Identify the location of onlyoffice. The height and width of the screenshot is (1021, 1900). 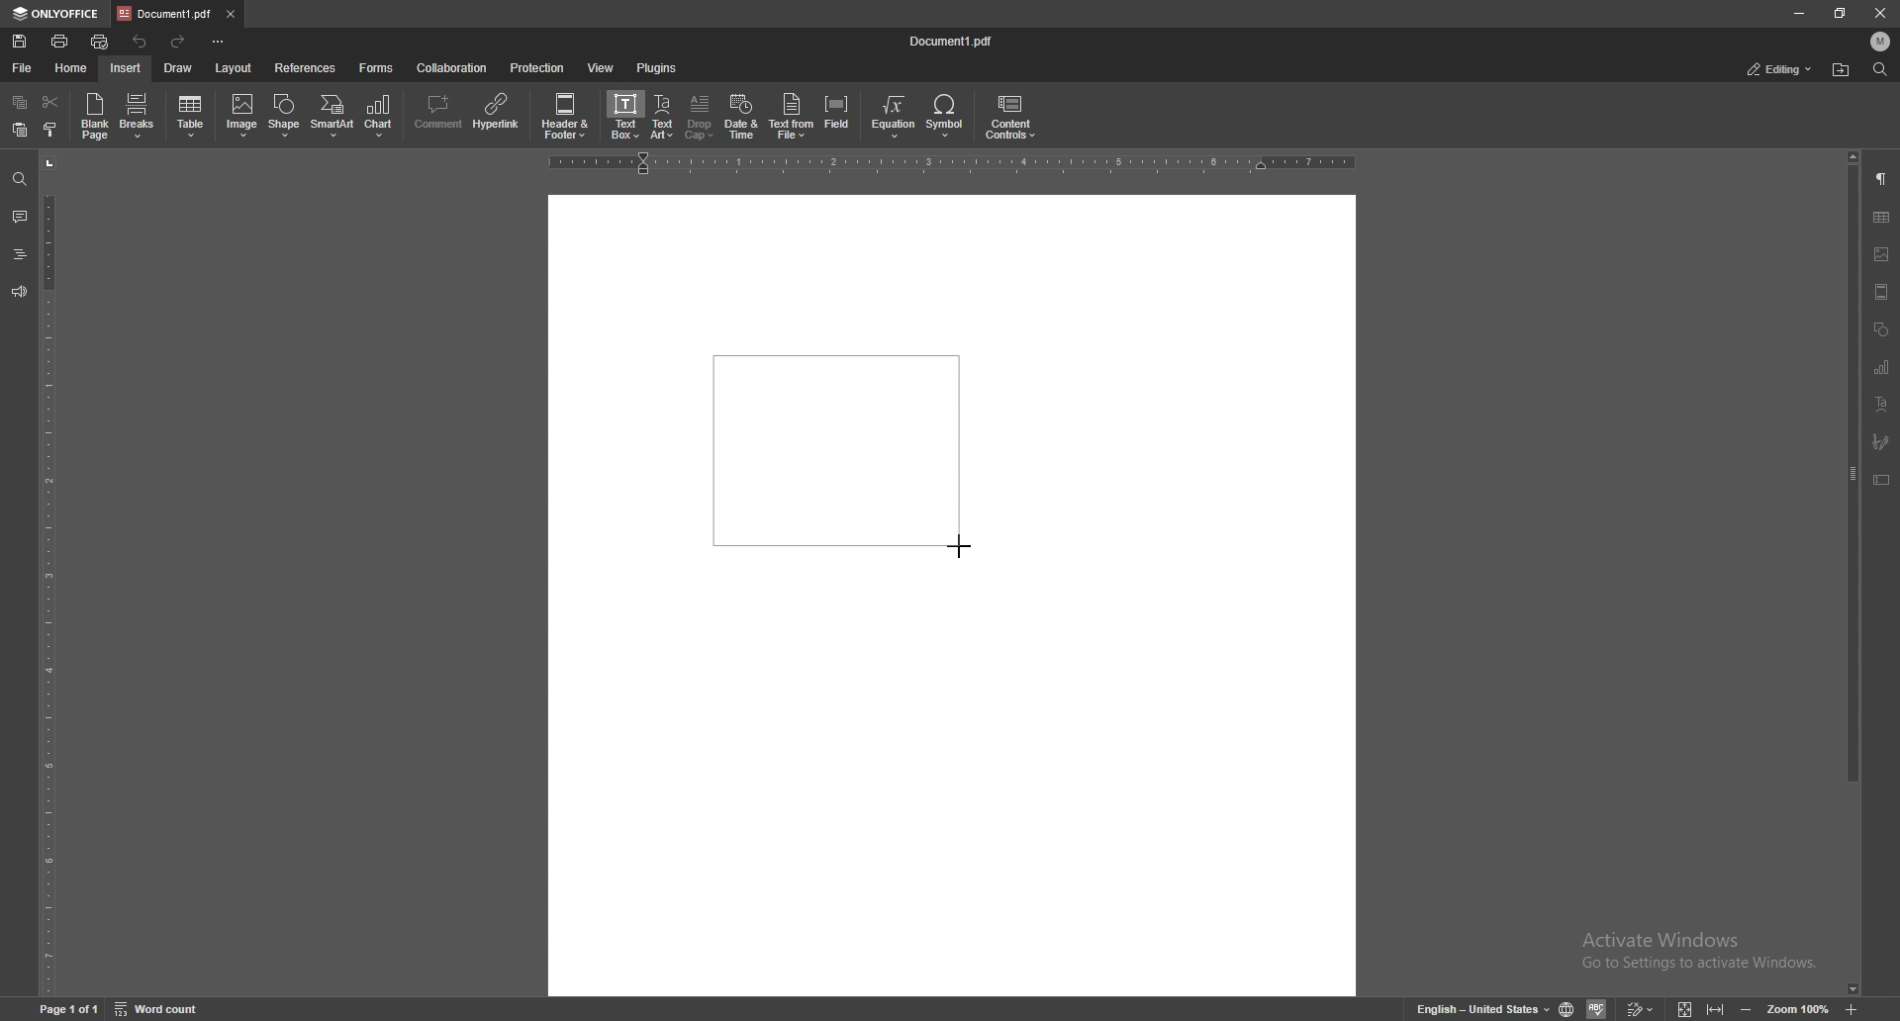
(56, 15).